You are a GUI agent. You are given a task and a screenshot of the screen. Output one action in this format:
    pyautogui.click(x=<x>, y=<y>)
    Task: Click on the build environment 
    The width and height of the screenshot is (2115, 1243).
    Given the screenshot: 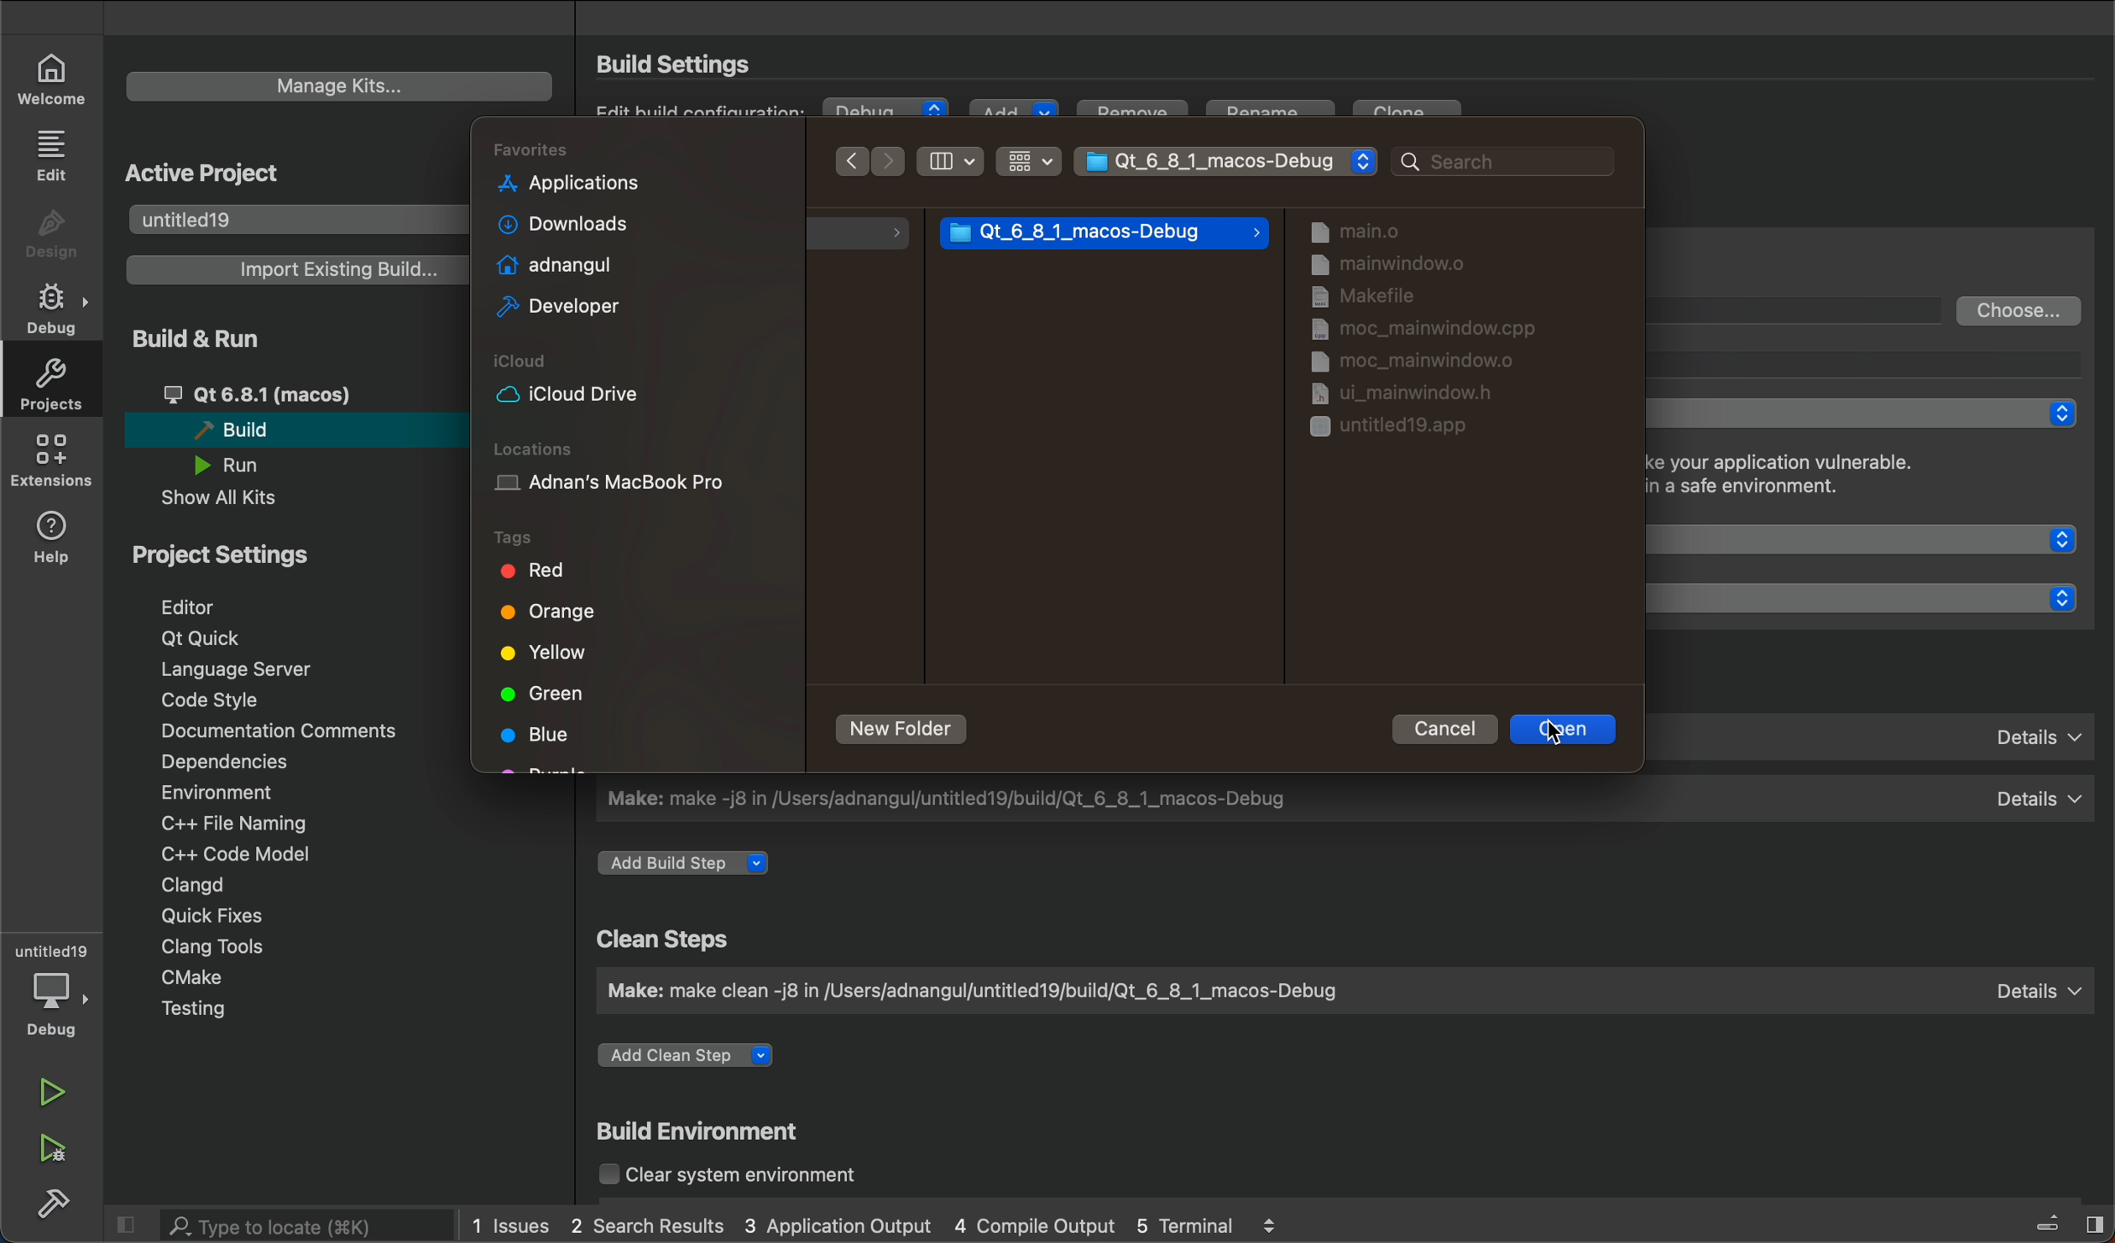 What is the action you would take?
    pyautogui.click(x=707, y=1134)
    